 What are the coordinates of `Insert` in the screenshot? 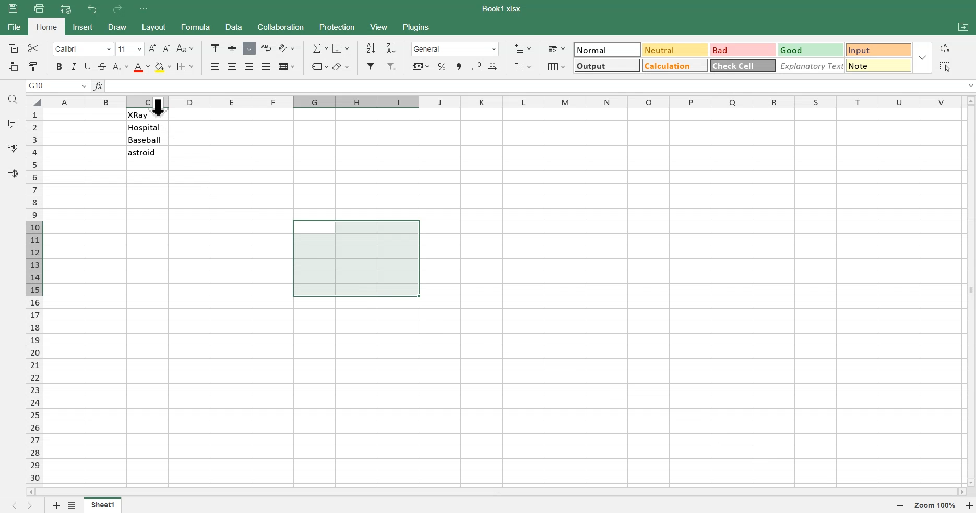 It's located at (84, 27).